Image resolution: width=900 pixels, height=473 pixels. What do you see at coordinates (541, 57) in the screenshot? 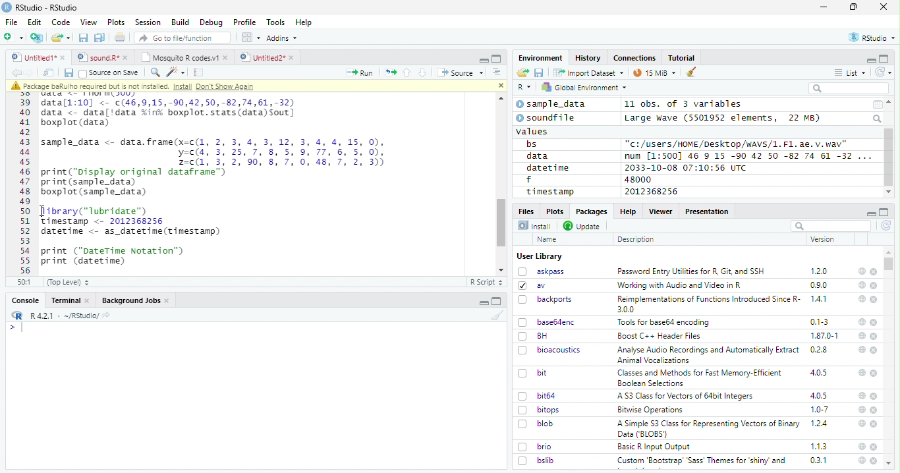
I see `Environment` at bounding box center [541, 57].